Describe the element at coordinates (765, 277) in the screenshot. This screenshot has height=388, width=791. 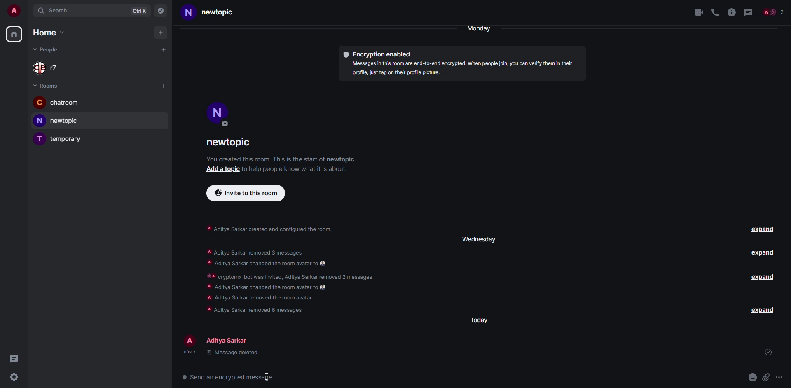
I see `expand` at that location.